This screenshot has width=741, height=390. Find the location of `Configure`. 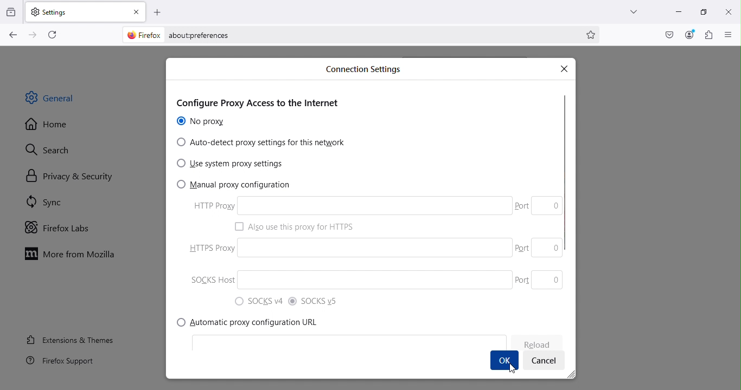

Configure is located at coordinates (264, 100).